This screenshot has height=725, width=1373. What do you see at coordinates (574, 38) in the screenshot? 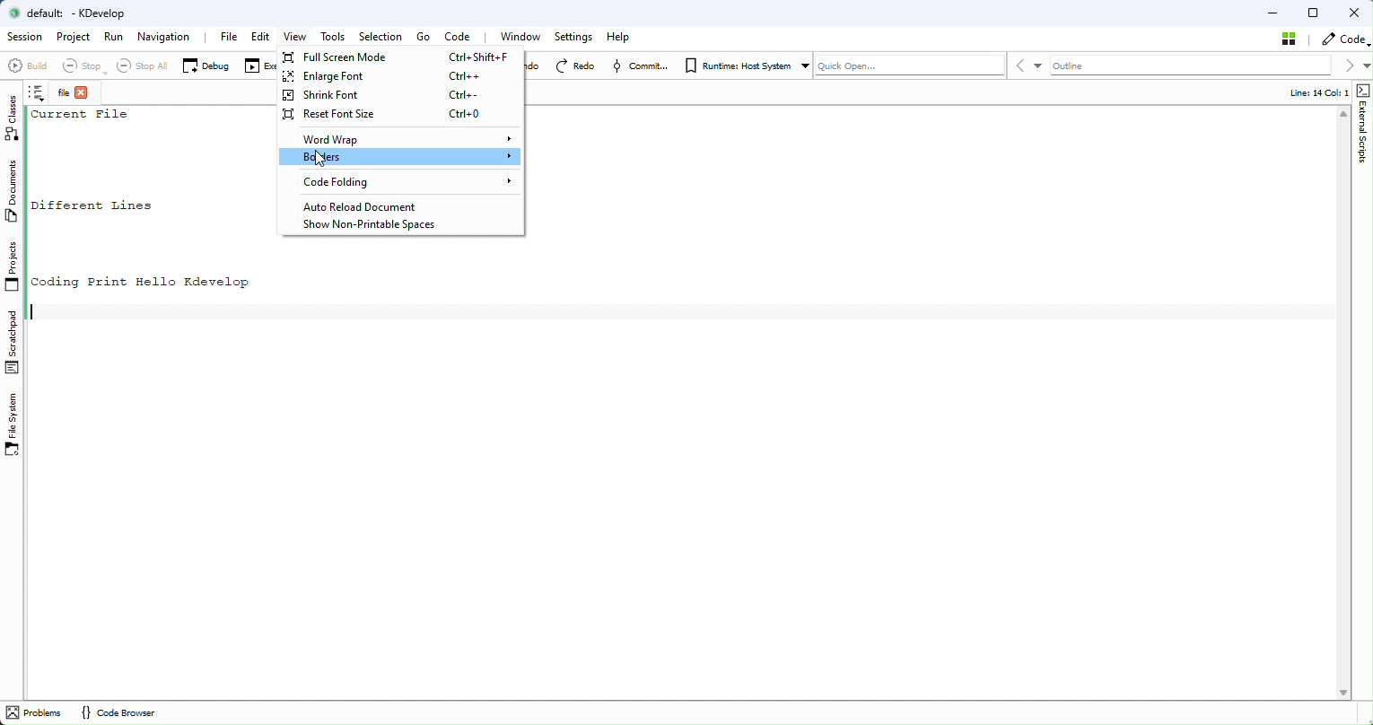
I see `Settings` at bounding box center [574, 38].